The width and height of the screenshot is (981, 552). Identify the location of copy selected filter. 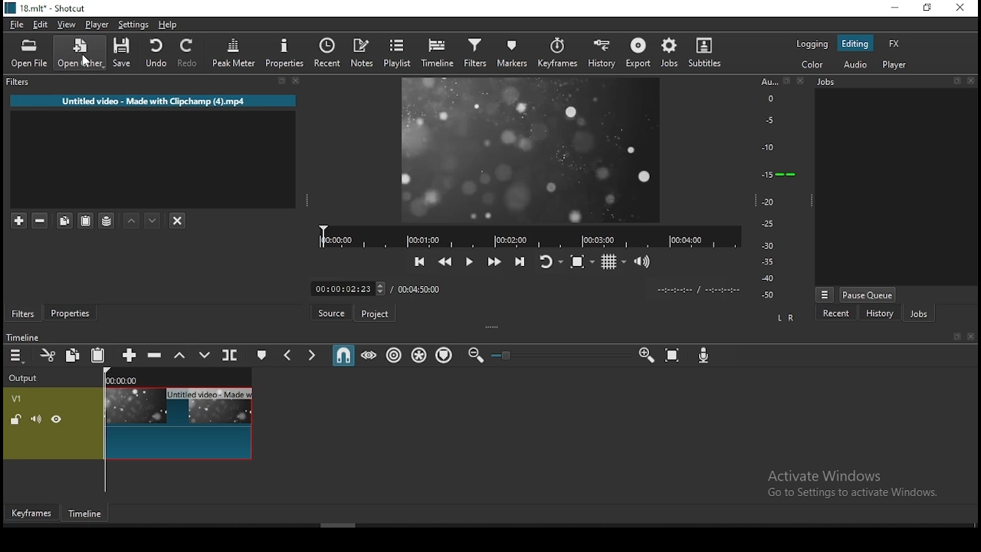
(63, 220).